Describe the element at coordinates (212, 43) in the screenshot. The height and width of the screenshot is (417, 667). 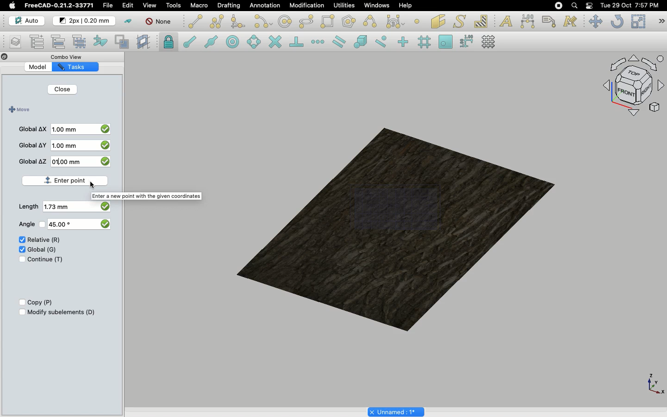
I see `Snap midpoint` at that location.